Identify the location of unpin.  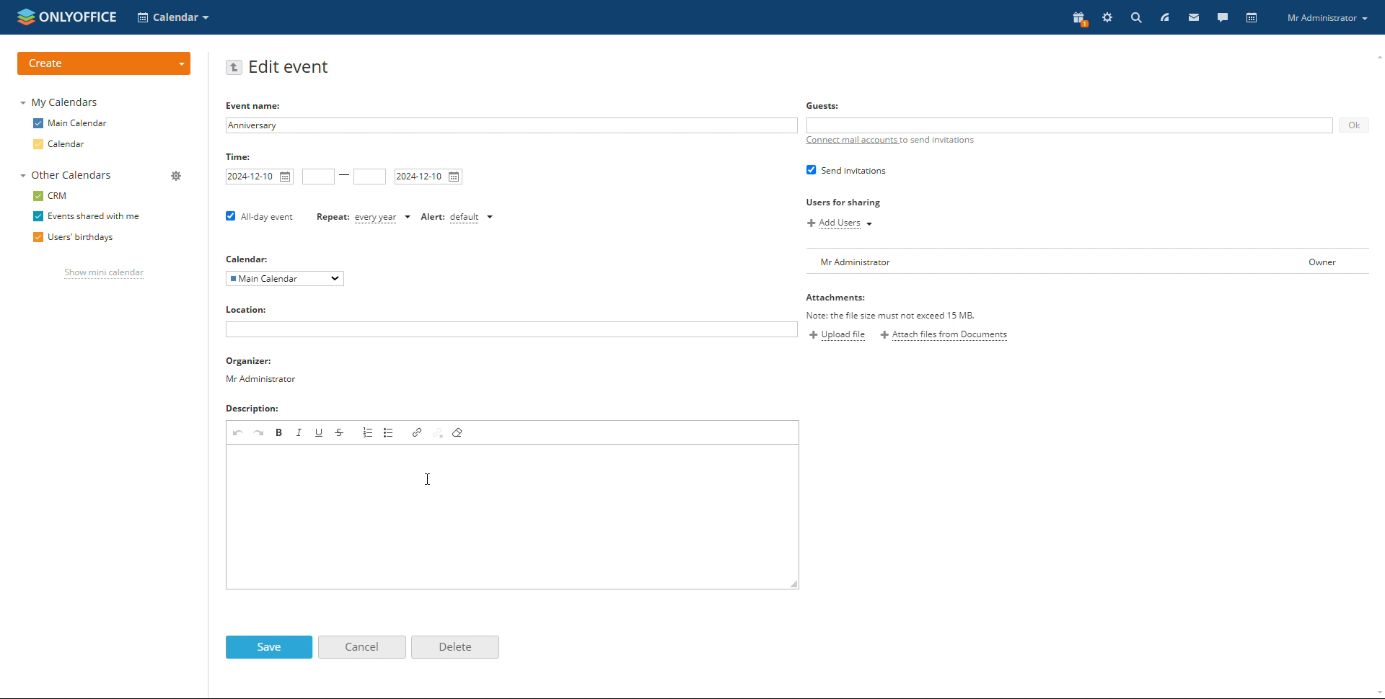
(439, 432).